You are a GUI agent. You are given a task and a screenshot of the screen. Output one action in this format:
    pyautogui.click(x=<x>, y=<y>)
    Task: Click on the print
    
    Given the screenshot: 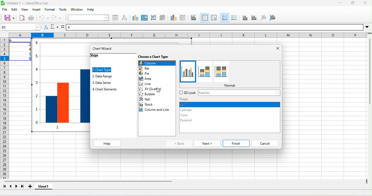 What is the action you would take?
    pyautogui.click(x=32, y=18)
    